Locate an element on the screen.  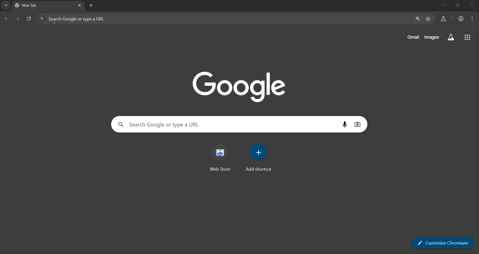
current tab is located at coordinates (35, 6).